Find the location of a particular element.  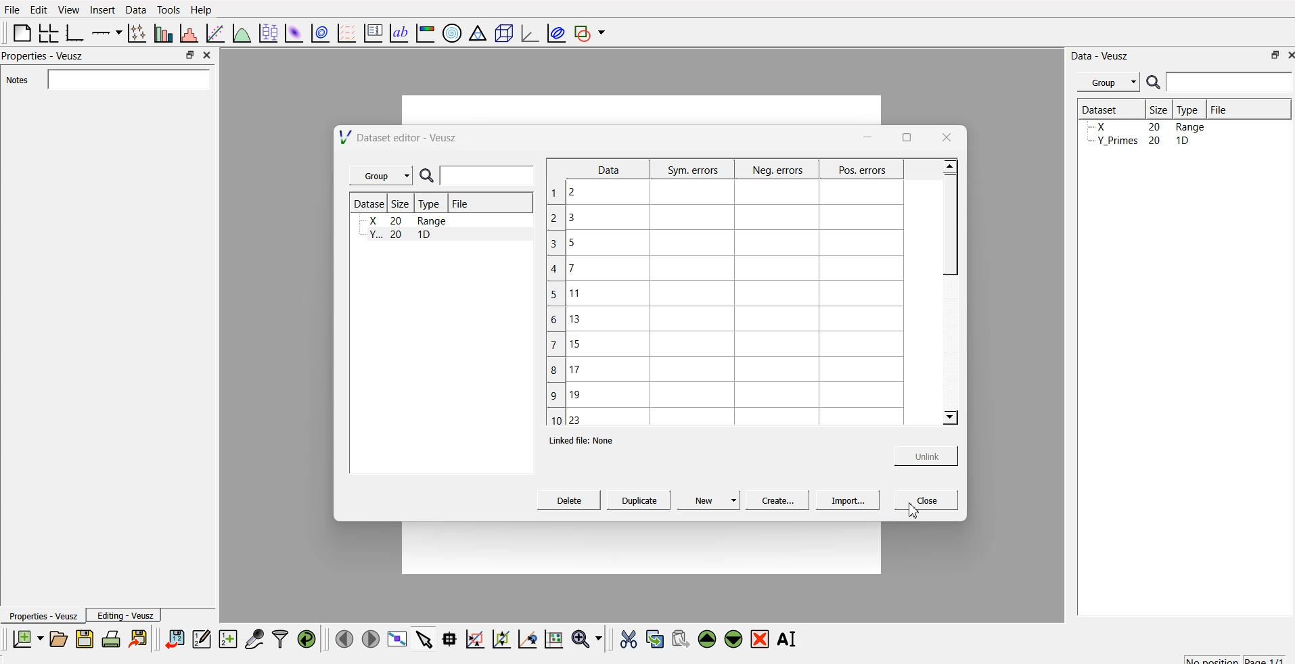

Dataset is located at coordinates (368, 205).